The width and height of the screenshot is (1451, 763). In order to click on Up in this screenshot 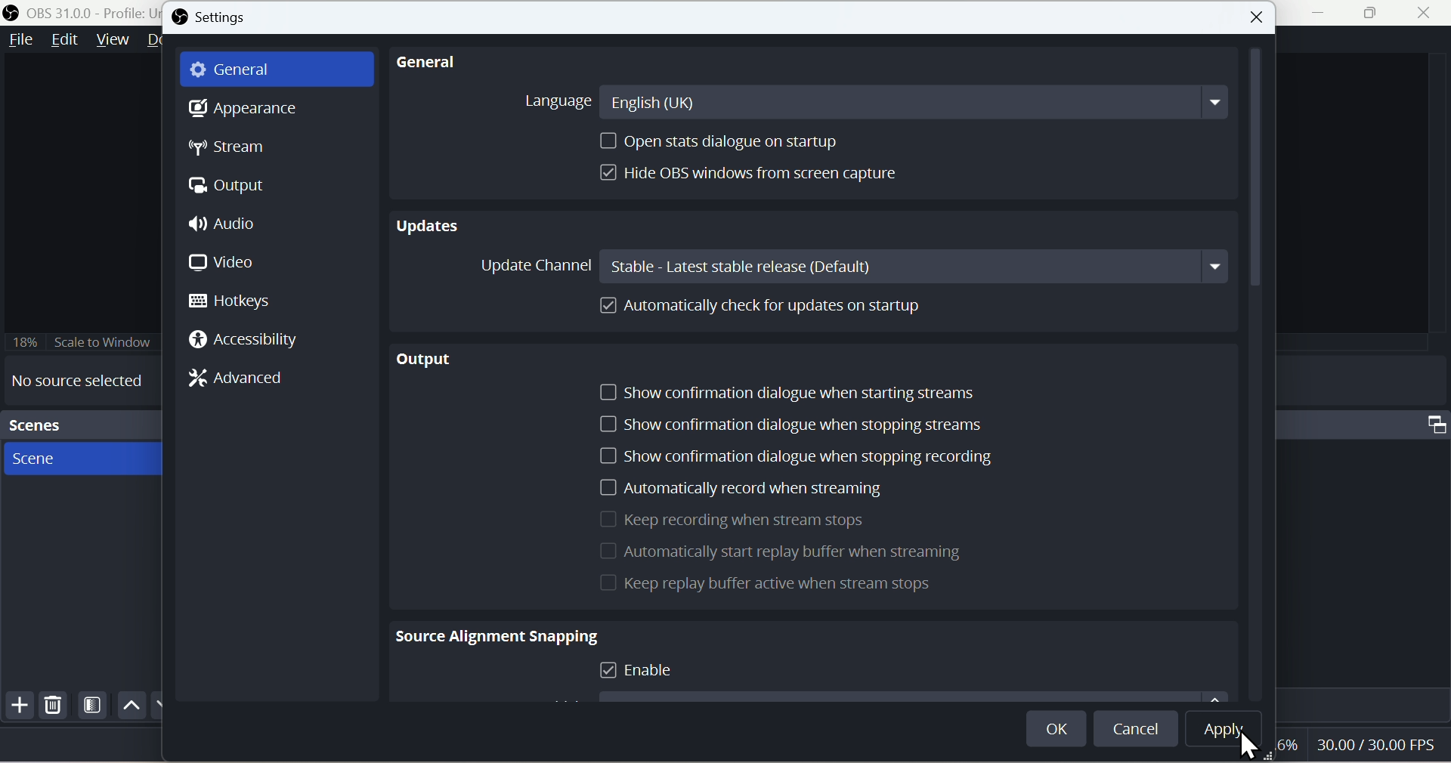, I will do `click(132, 708)`.